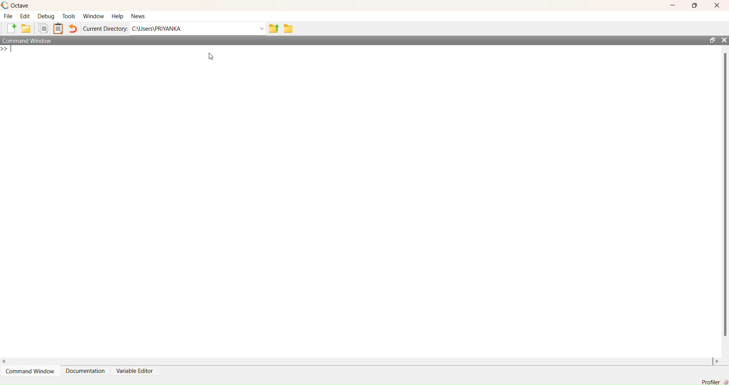  Describe the element at coordinates (713, 40) in the screenshot. I see `open in separate window` at that location.